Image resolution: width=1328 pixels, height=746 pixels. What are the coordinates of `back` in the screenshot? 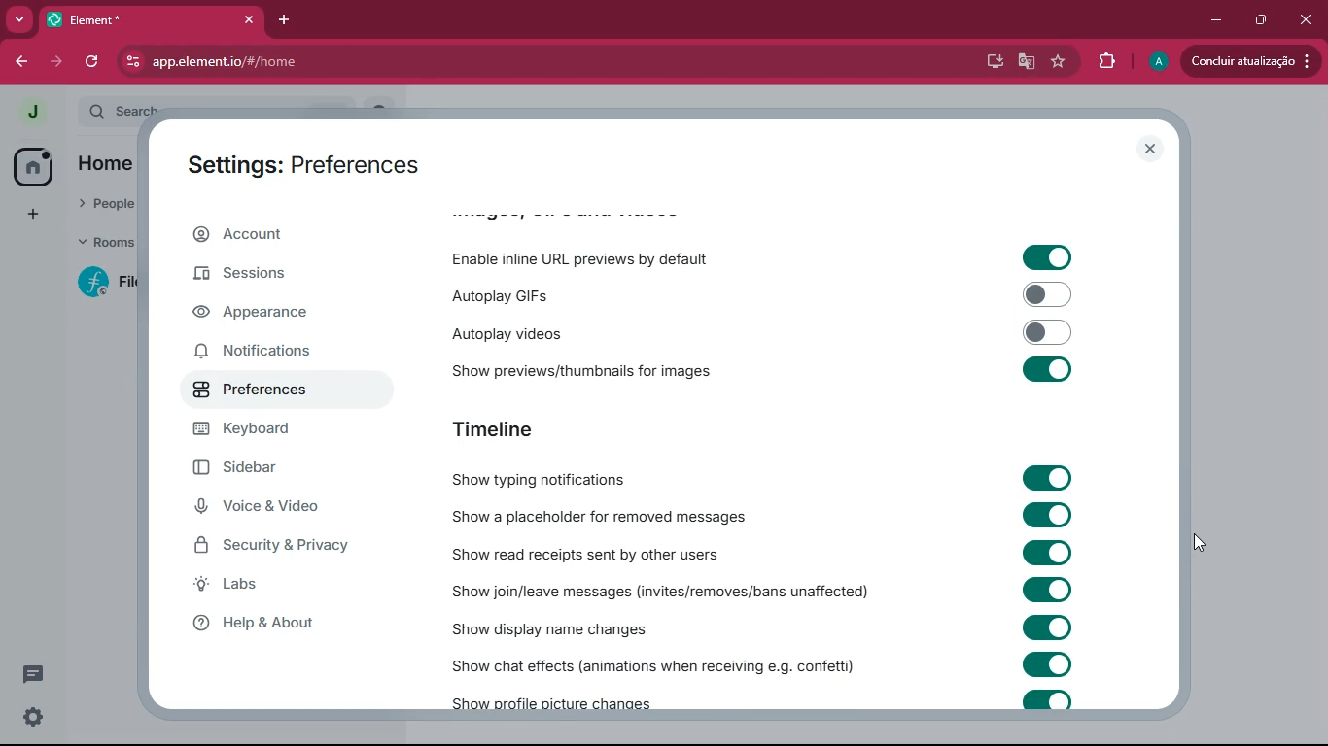 It's located at (16, 63).